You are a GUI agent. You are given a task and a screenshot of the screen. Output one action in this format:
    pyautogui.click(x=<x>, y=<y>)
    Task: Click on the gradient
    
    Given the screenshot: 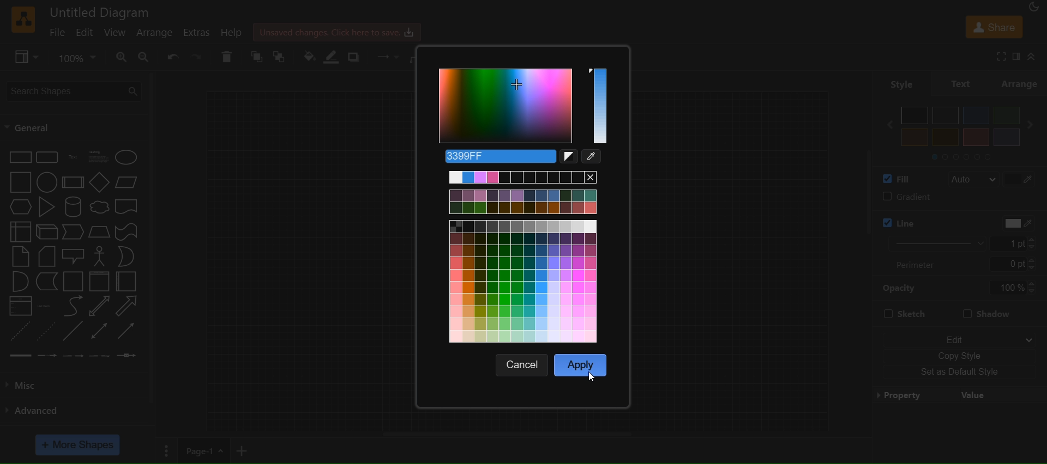 What is the action you would take?
    pyautogui.click(x=958, y=198)
    